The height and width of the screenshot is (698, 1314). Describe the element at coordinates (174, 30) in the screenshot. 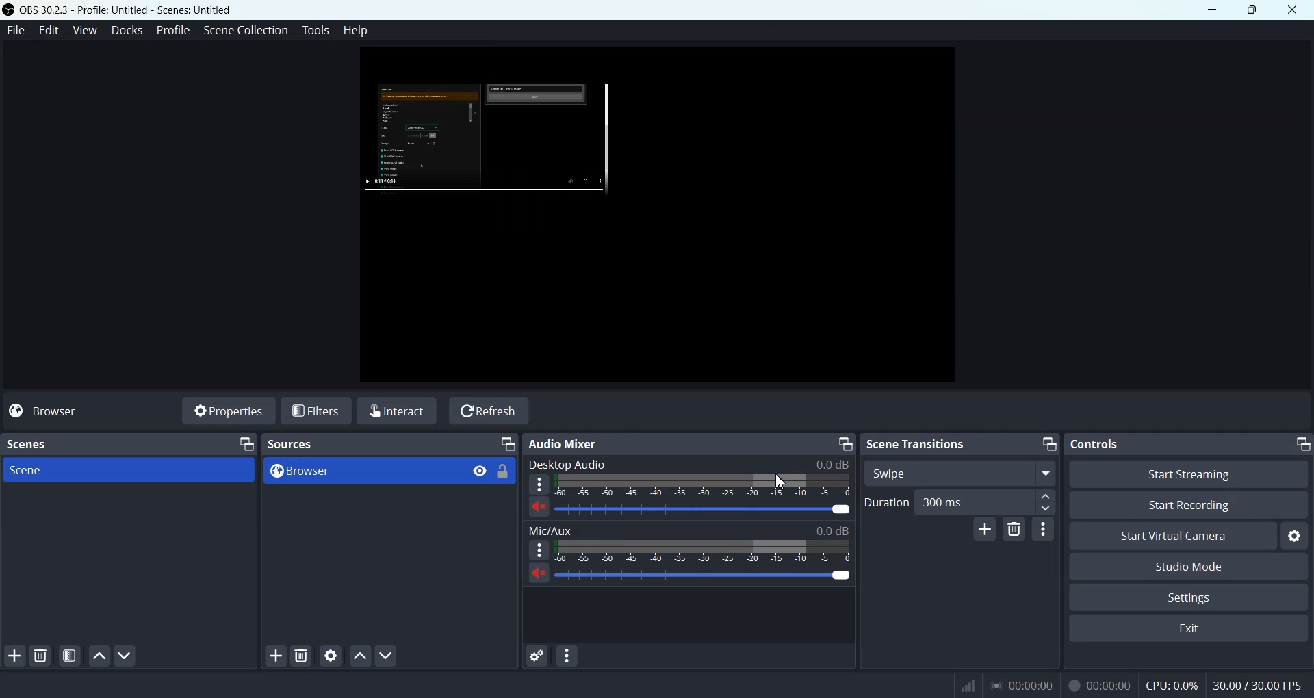

I see `Profile` at that location.